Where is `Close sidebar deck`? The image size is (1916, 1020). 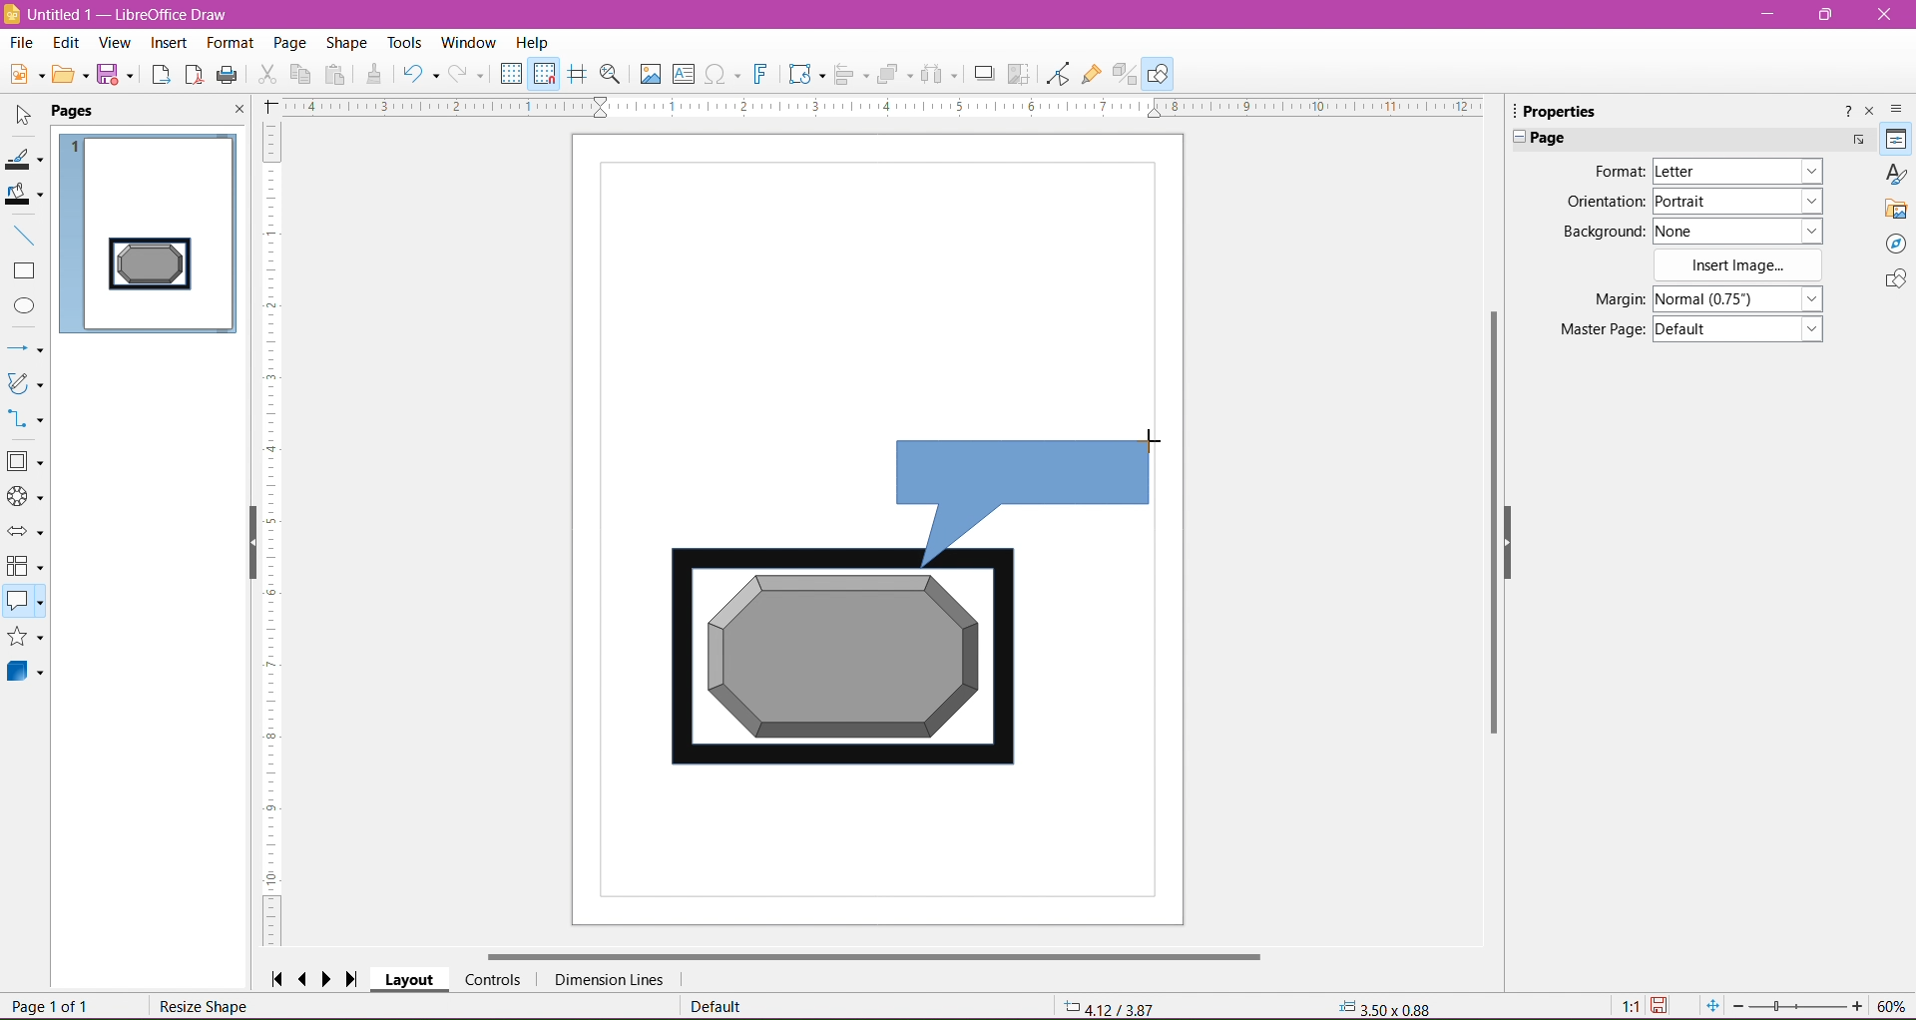
Close sidebar deck is located at coordinates (1871, 112).